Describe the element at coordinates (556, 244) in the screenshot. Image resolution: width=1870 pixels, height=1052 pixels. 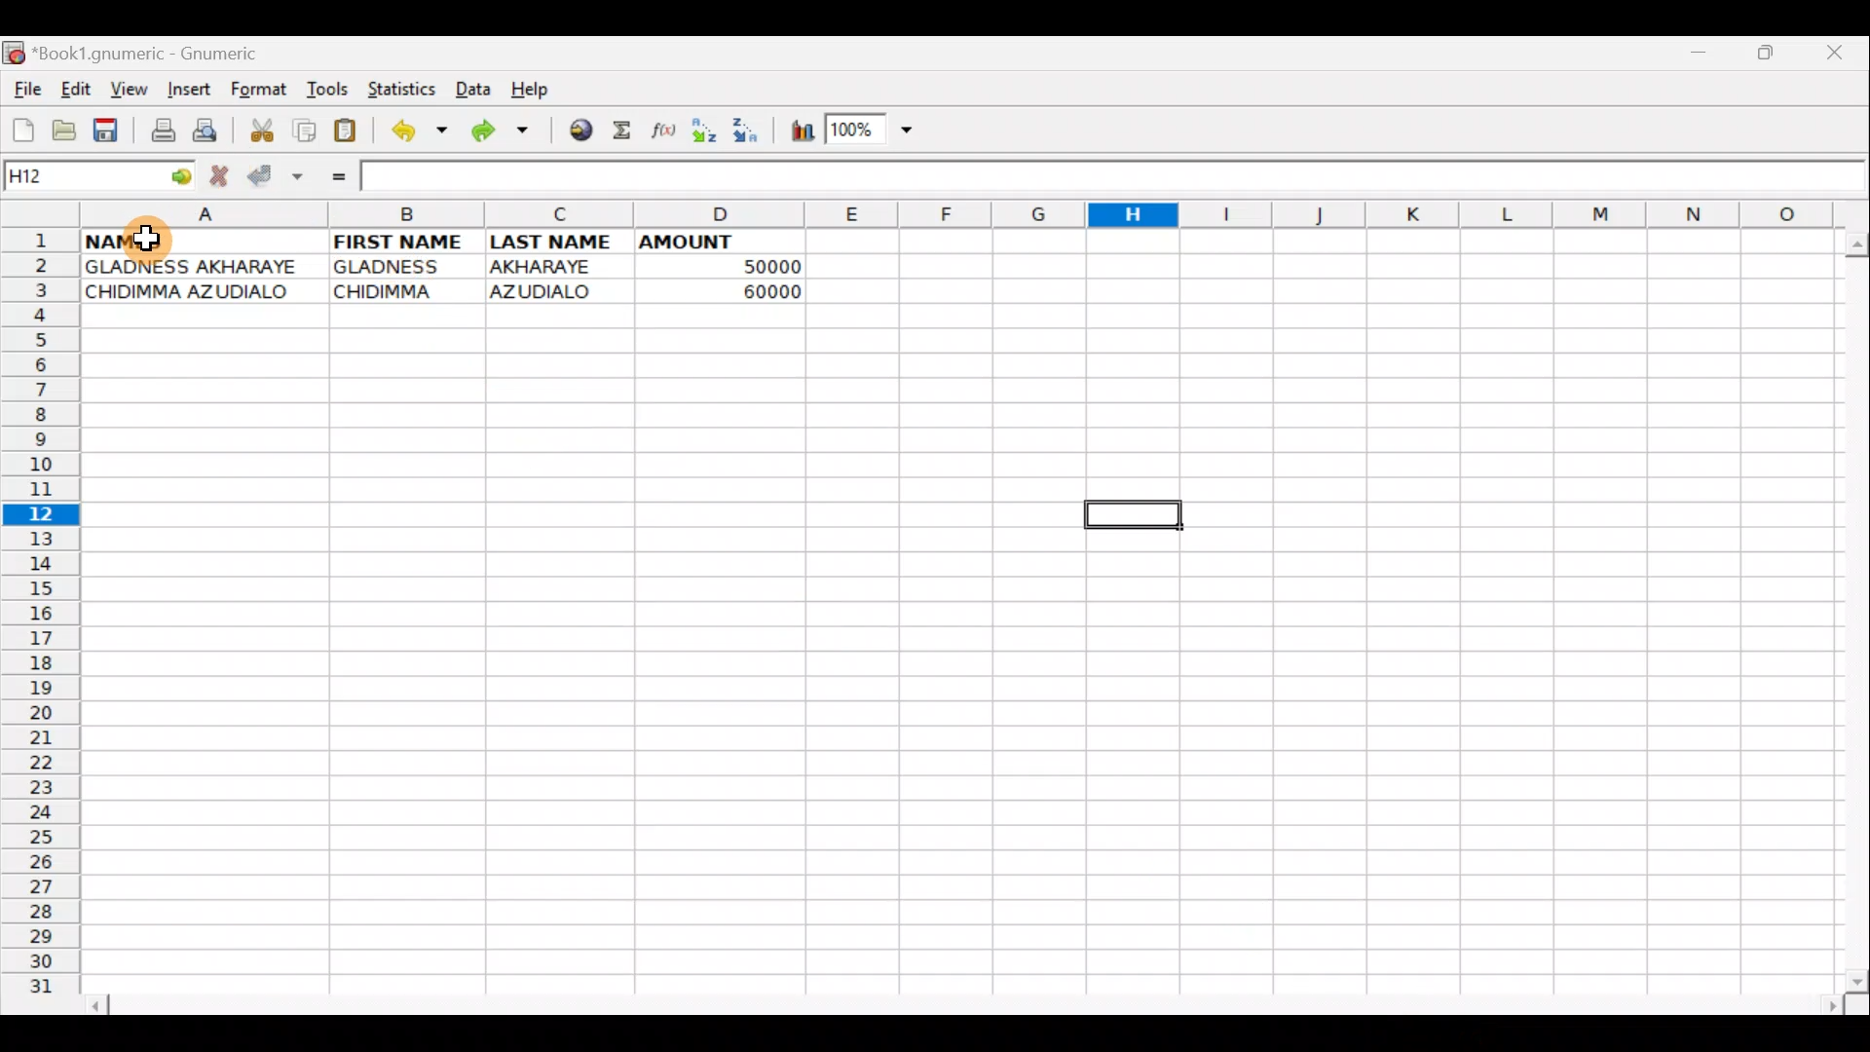
I see `LAST NAME` at that location.